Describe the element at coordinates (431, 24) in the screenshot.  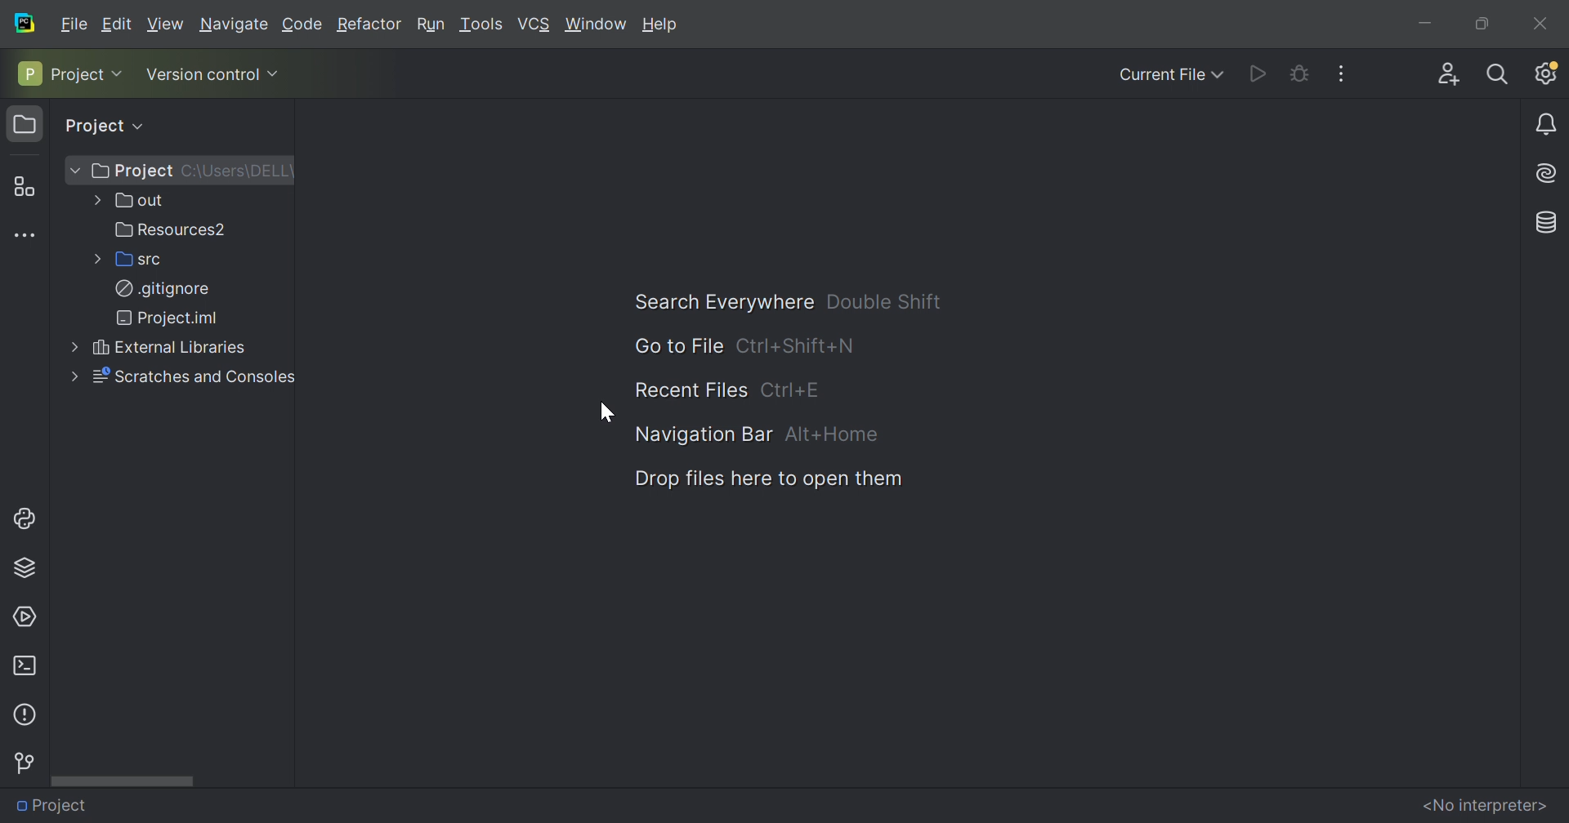
I see `Run` at that location.